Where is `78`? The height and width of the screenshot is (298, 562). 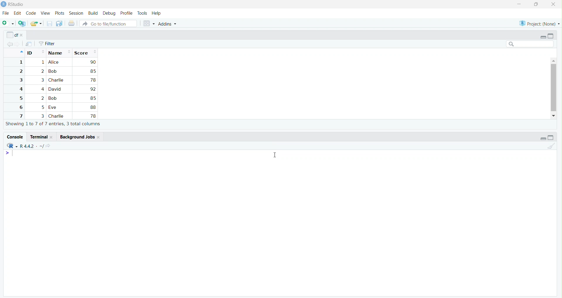 78 is located at coordinates (93, 116).